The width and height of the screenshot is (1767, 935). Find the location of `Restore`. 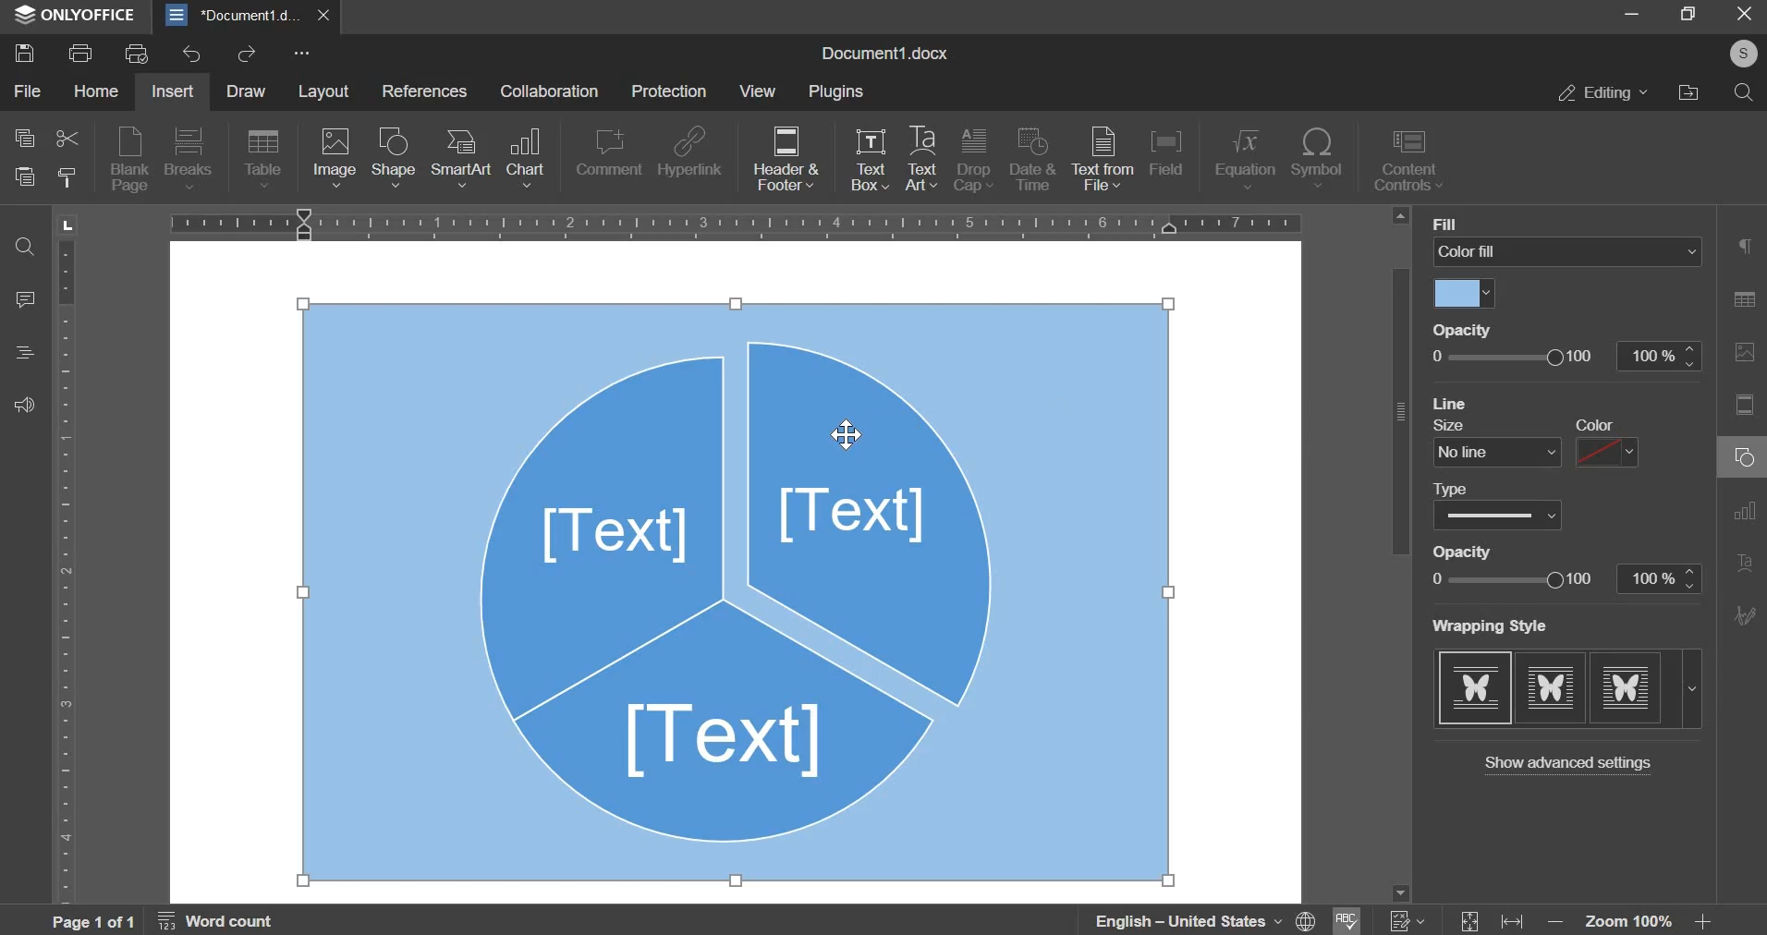

Restore is located at coordinates (1685, 16).